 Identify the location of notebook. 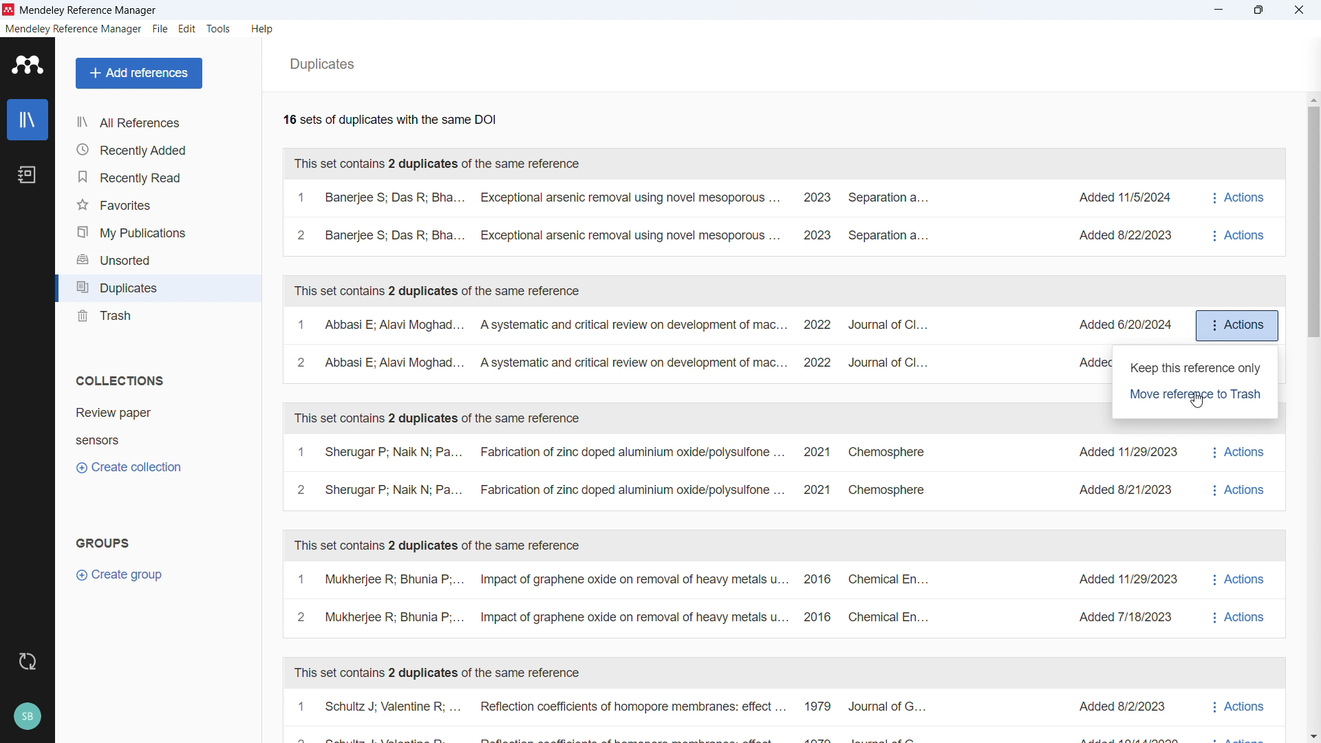
(29, 175).